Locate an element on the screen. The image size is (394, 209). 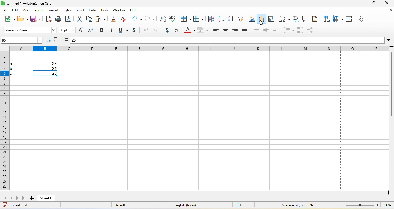
cut is located at coordinates (78, 20).